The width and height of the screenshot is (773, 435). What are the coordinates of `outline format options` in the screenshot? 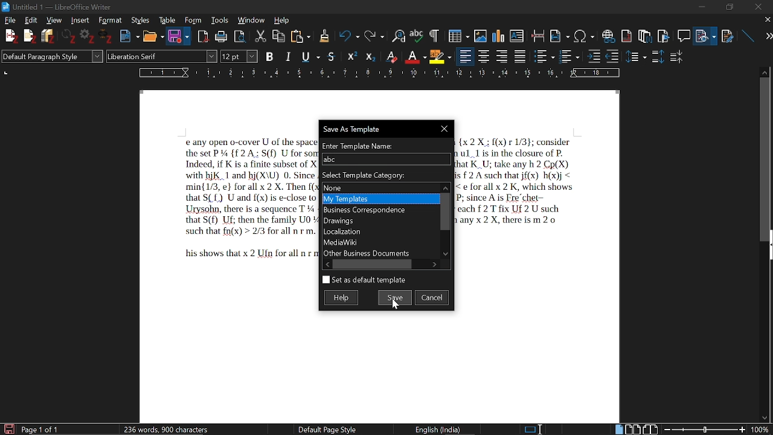 It's located at (615, 56).